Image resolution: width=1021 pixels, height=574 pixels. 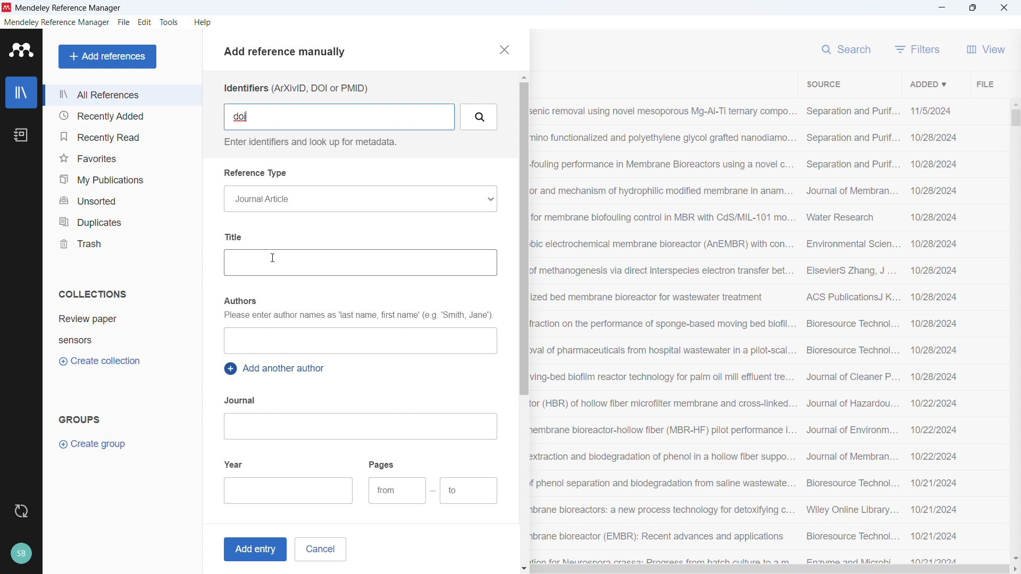 What do you see at coordinates (289, 53) in the screenshot?
I see `Add references manually ` at bounding box center [289, 53].